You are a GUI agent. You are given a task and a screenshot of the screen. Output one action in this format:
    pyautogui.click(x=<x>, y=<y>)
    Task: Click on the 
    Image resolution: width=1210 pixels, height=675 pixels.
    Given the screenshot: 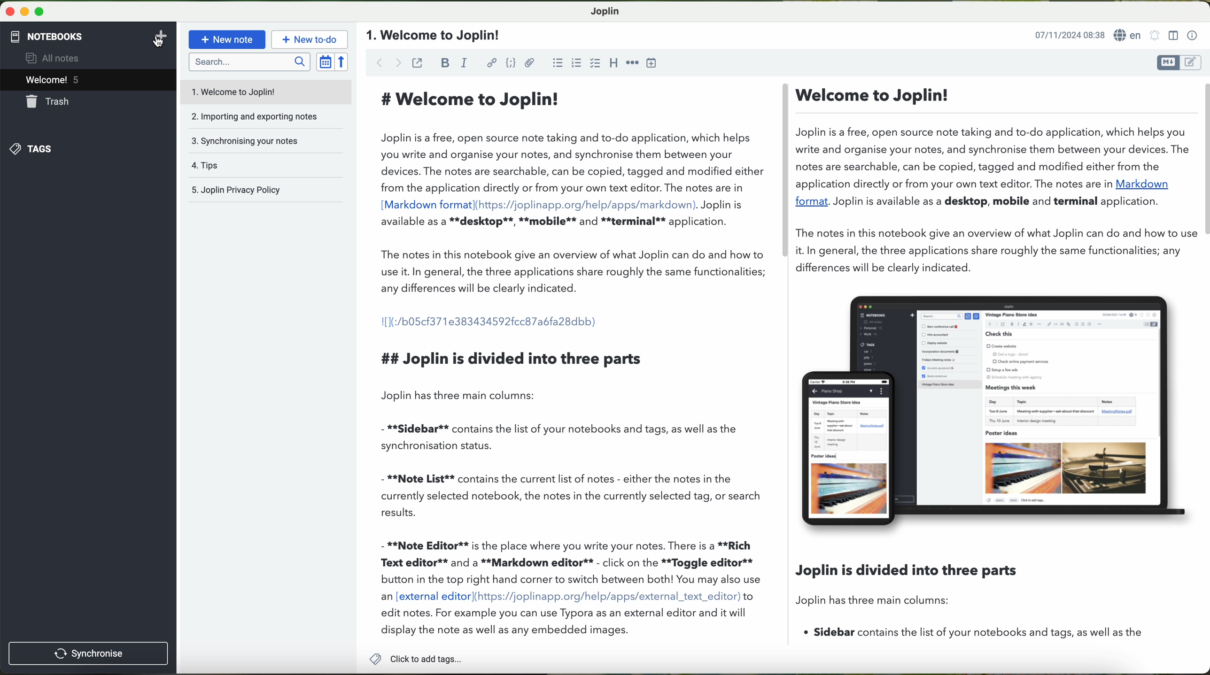 What is the action you would take?
    pyautogui.click(x=345, y=63)
    